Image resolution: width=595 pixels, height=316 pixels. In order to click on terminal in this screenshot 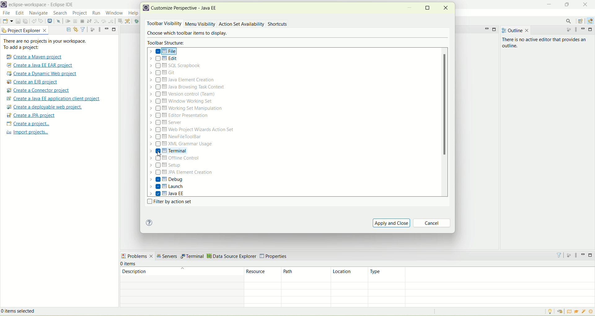, I will do `click(192, 256)`.